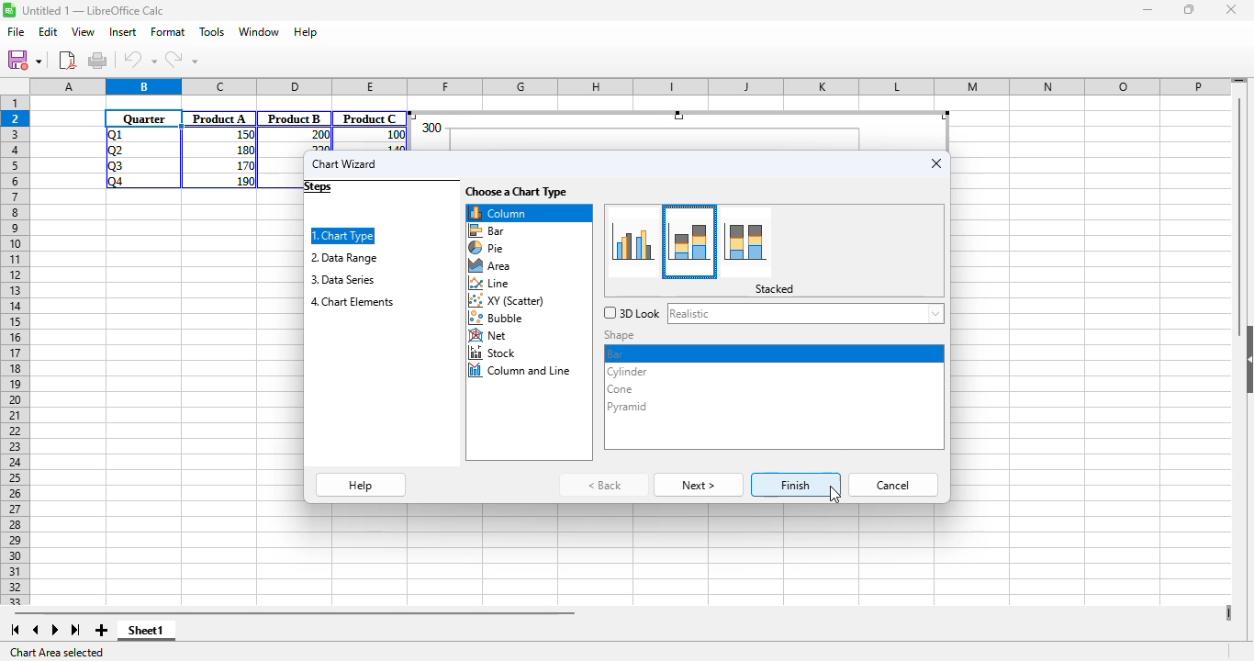 This screenshot has width=1254, height=661. What do you see at coordinates (775, 289) in the screenshot?
I see `stacked` at bounding box center [775, 289].